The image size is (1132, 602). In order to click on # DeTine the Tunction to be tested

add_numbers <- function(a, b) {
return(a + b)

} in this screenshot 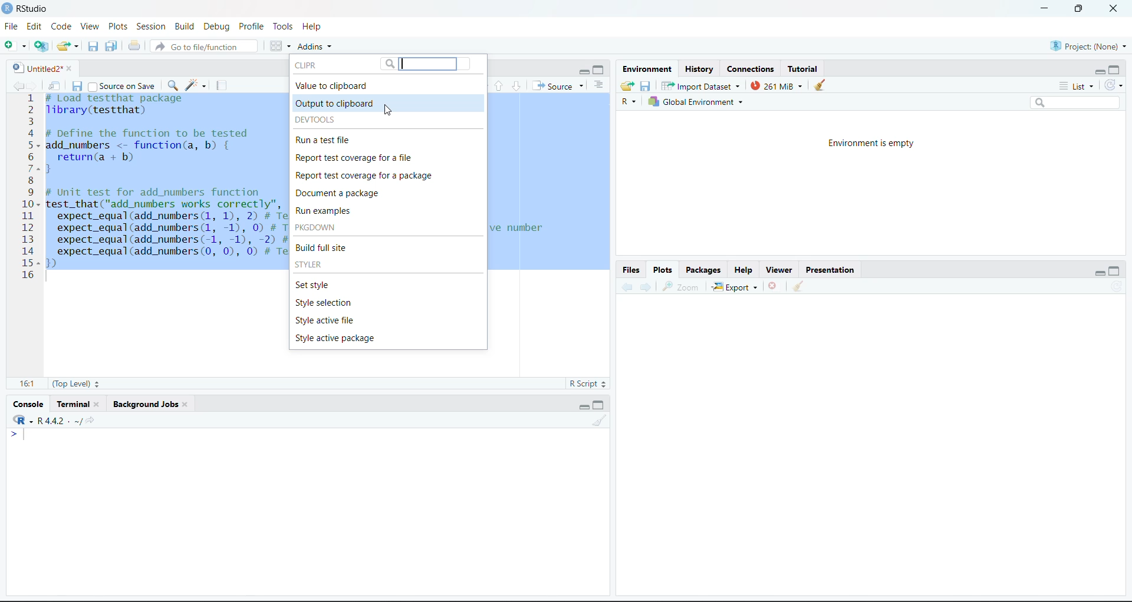, I will do `click(148, 153)`.